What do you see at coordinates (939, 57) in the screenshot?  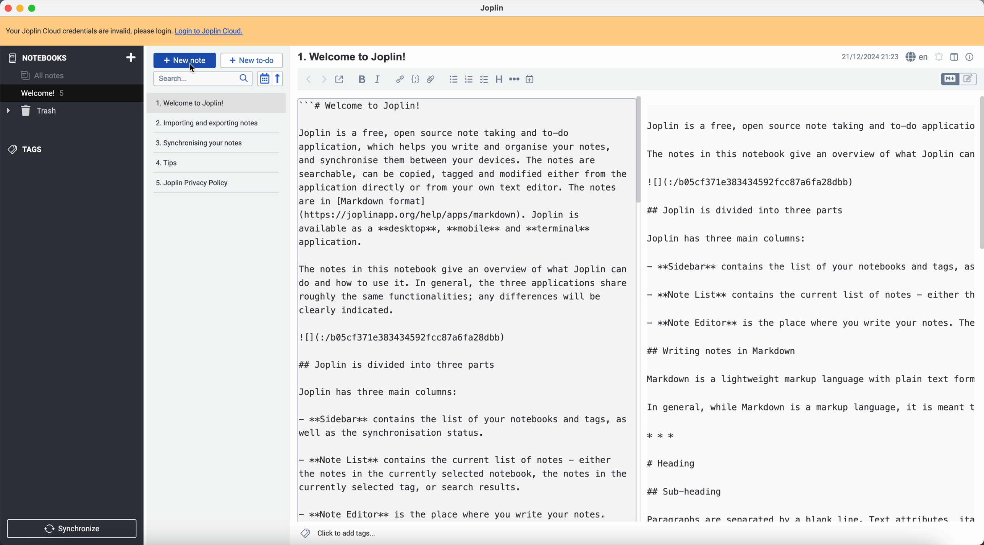 I see `set notifications` at bounding box center [939, 57].